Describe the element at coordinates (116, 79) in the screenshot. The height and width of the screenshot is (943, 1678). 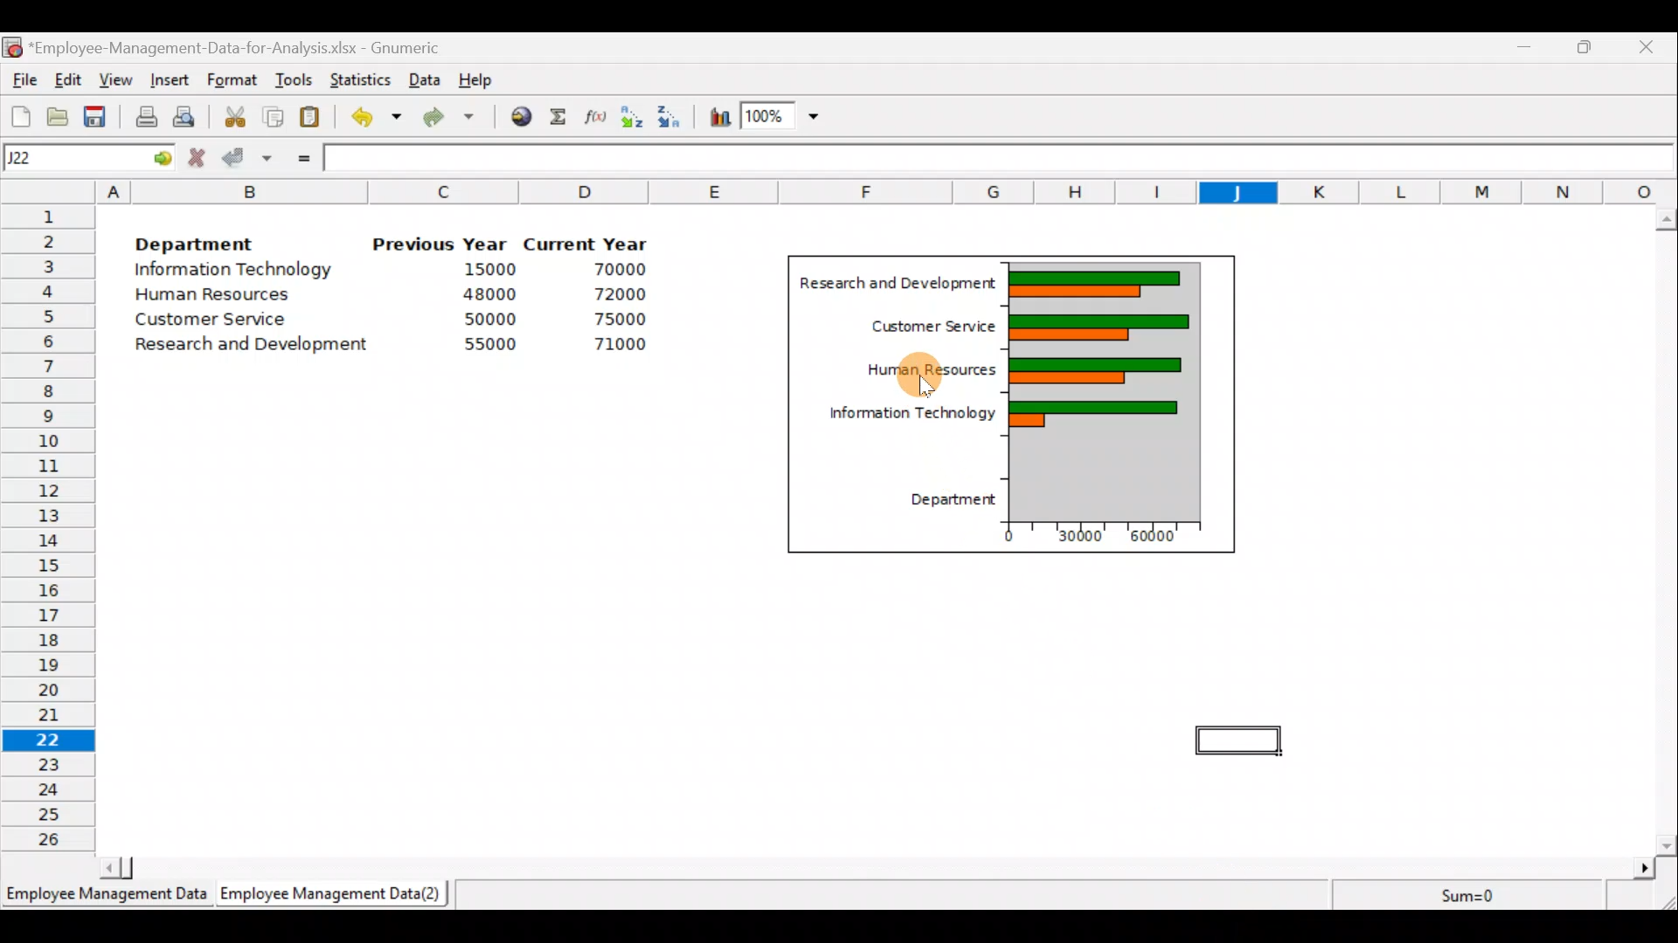
I see `View` at that location.